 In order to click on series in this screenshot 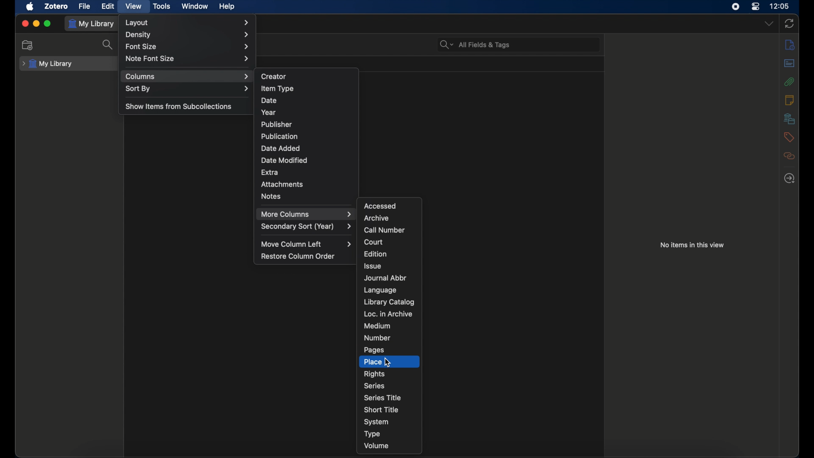, I will do `click(374, 386)`.